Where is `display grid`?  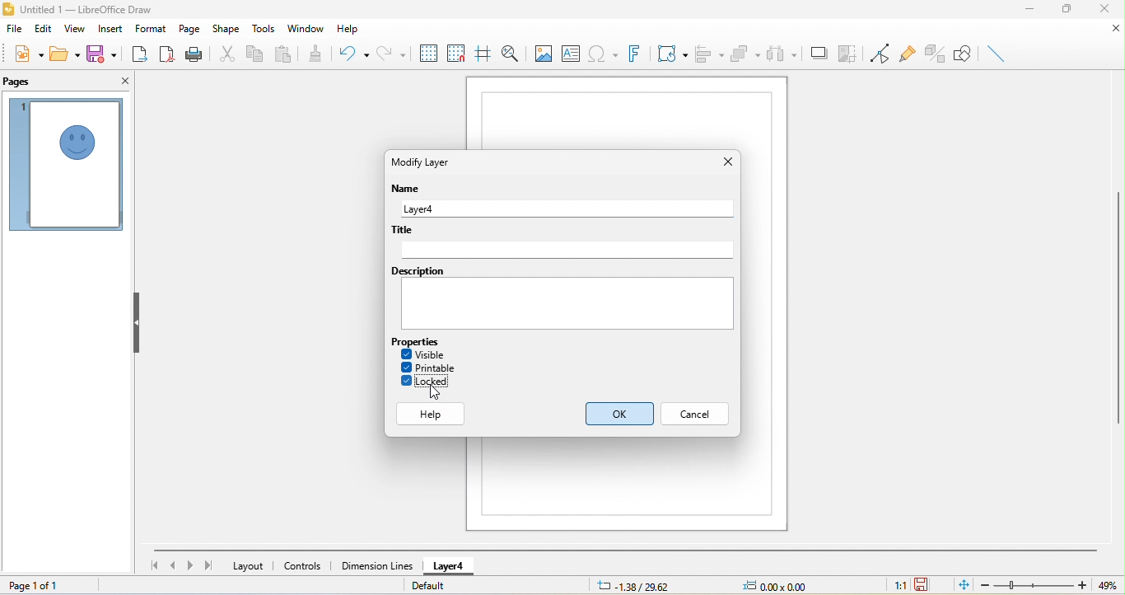 display grid is located at coordinates (430, 54).